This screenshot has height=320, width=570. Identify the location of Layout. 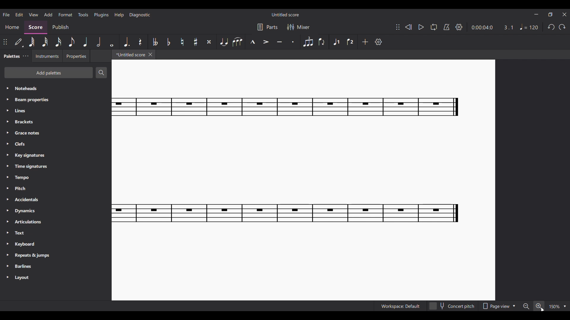
(56, 277).